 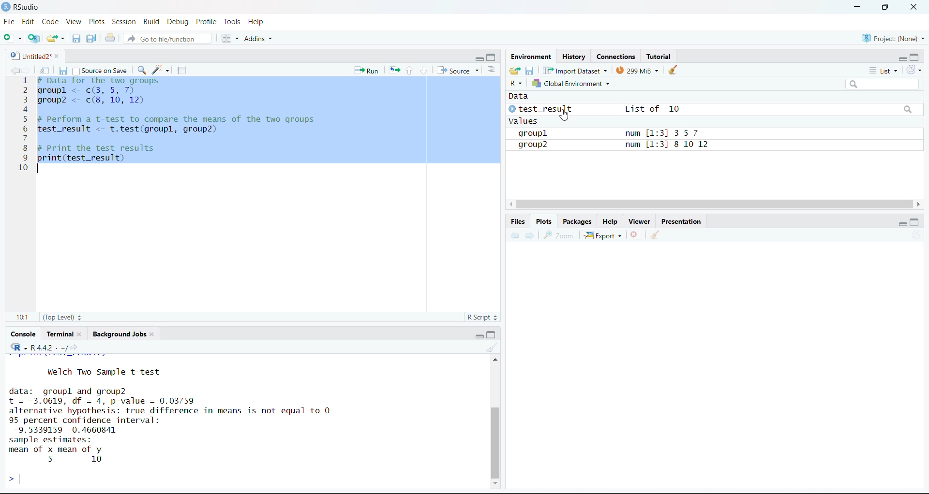 What do you see at coordinates (578, 221) in the screenshot?
I see `Packages` at bounding box center [578, 221].